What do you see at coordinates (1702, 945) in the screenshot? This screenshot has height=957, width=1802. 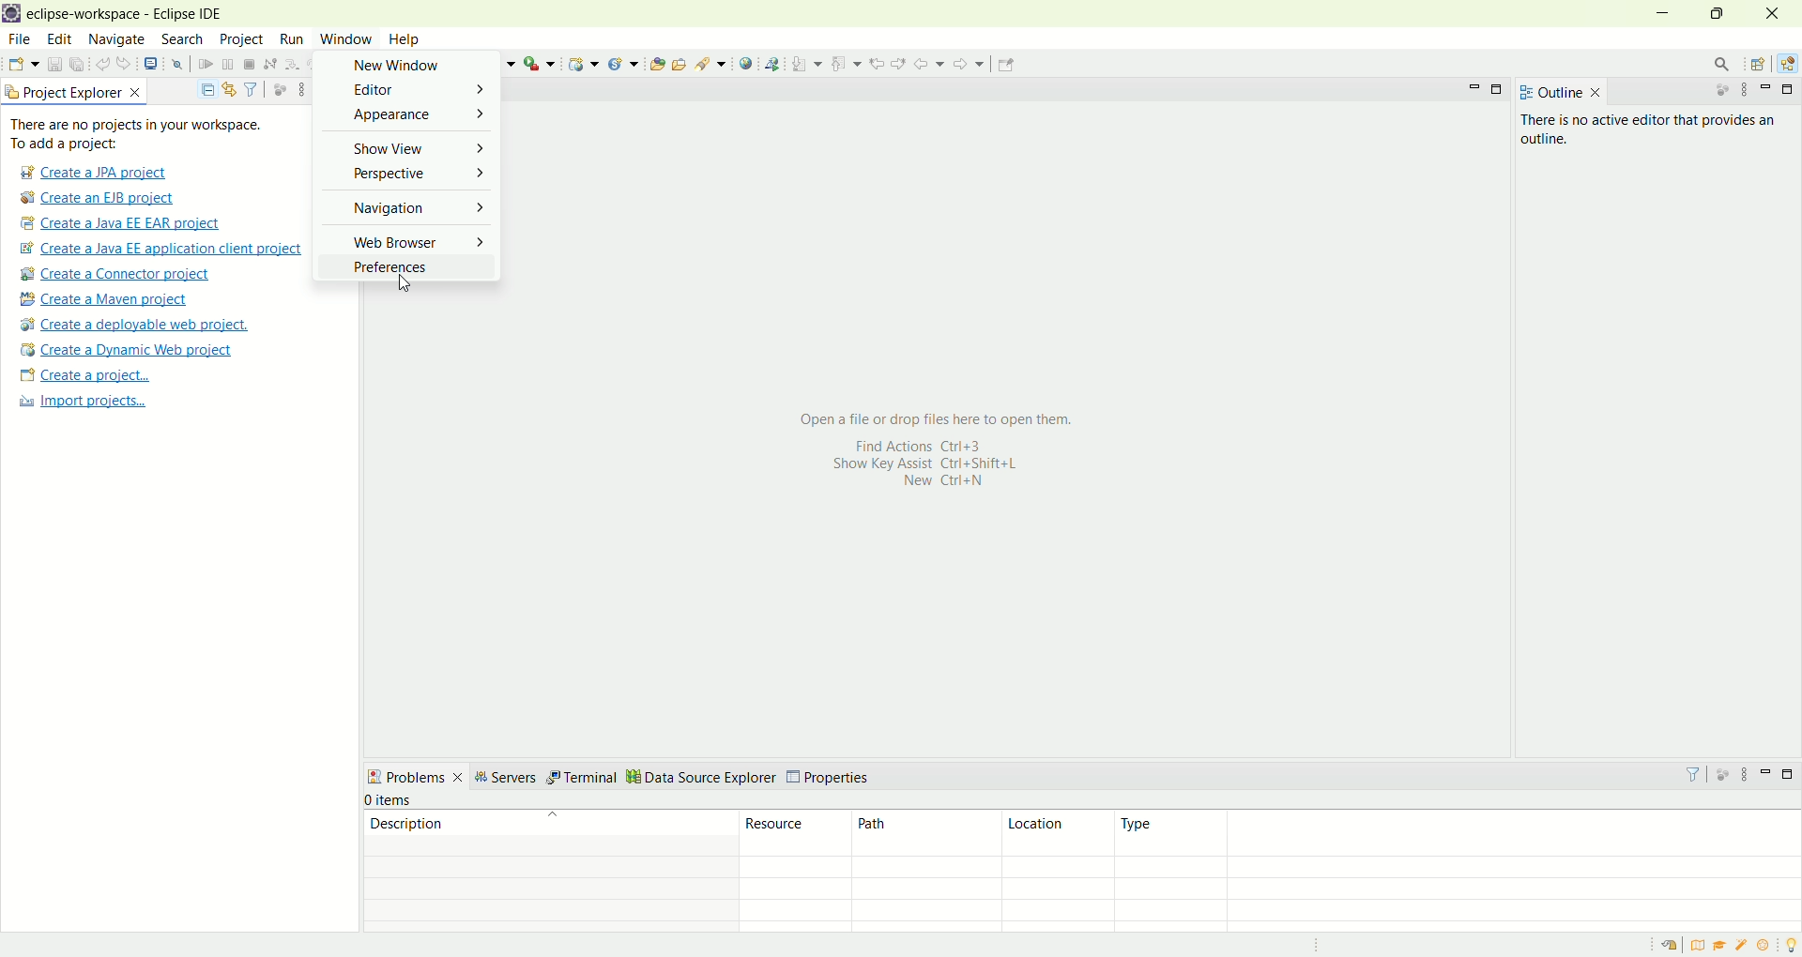 I see `overview` at bounding box center [1702, 945].